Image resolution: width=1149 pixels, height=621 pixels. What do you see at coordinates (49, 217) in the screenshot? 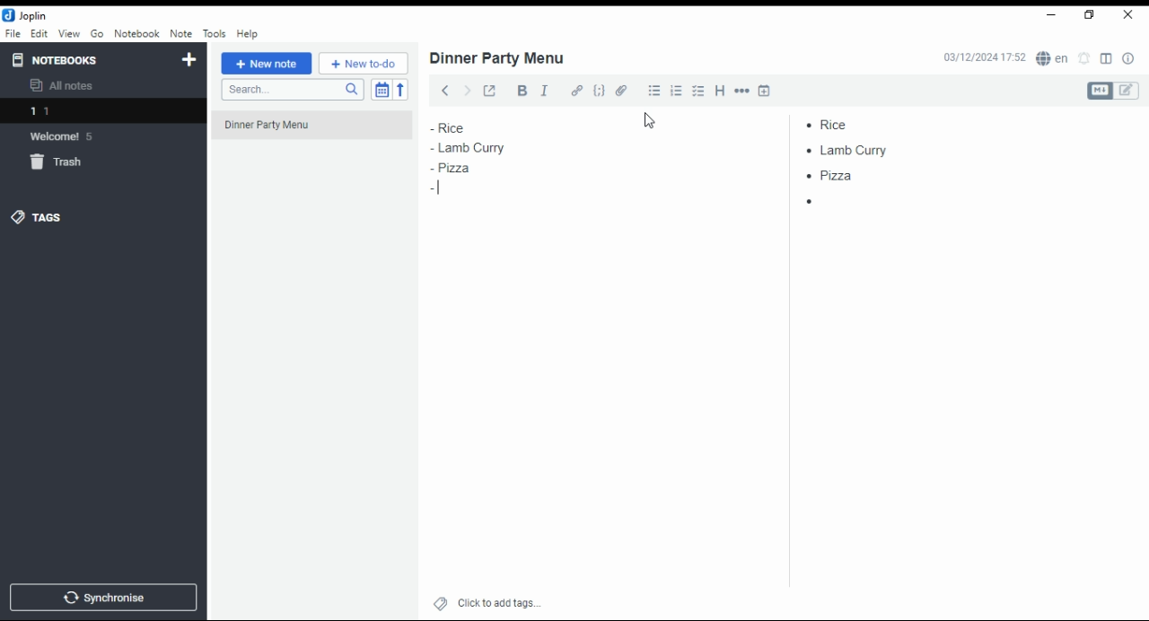
I see `tags` at bounding box center [49, 217].